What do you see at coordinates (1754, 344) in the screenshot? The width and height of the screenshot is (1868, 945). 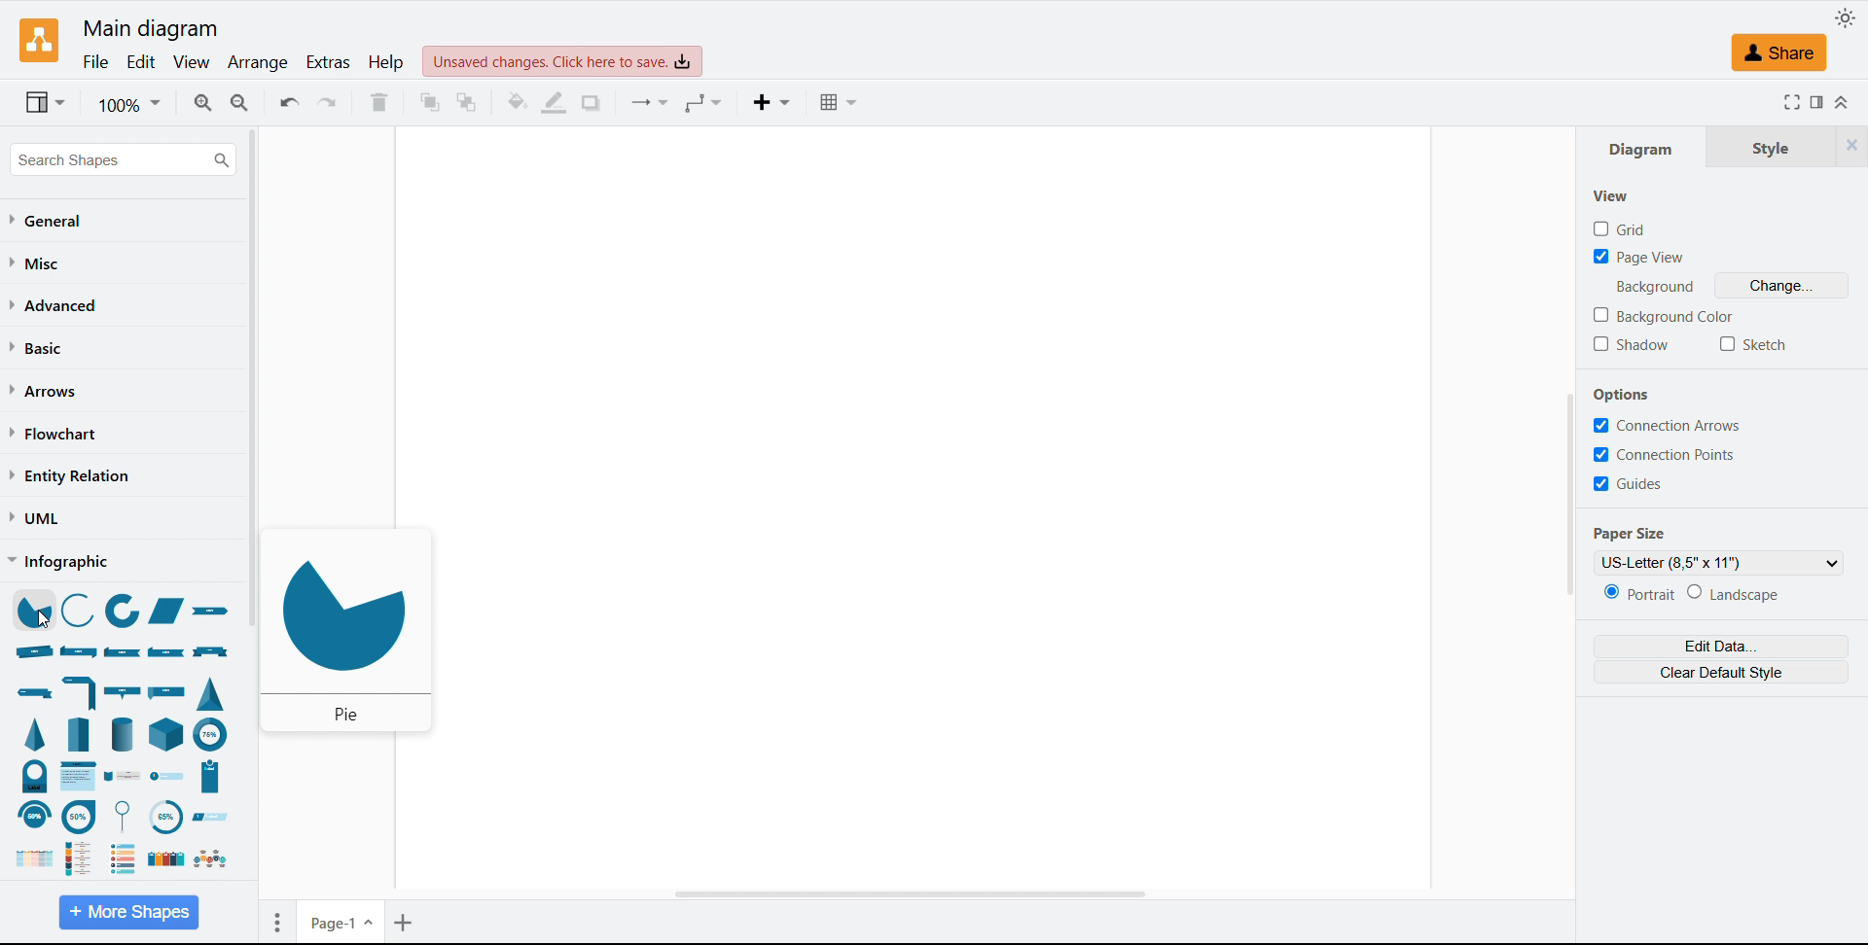 I see `Sketch ` at bounding box center [1754, 344].